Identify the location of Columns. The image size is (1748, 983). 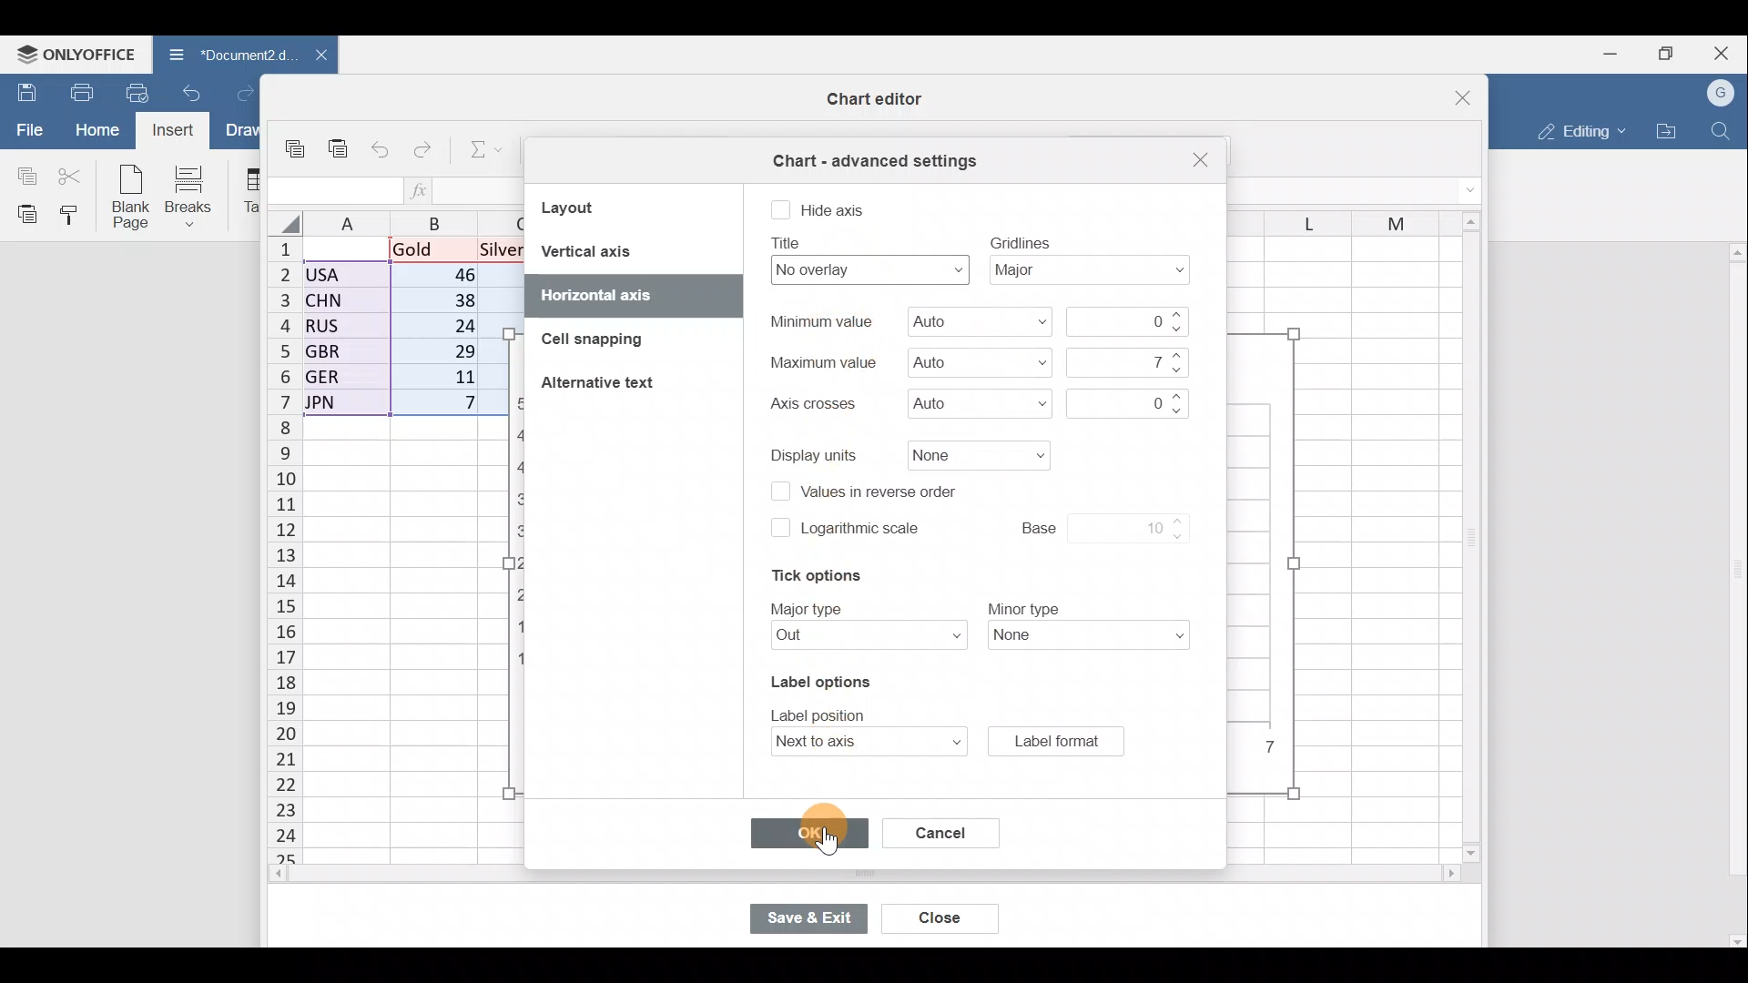
(1333, 217).